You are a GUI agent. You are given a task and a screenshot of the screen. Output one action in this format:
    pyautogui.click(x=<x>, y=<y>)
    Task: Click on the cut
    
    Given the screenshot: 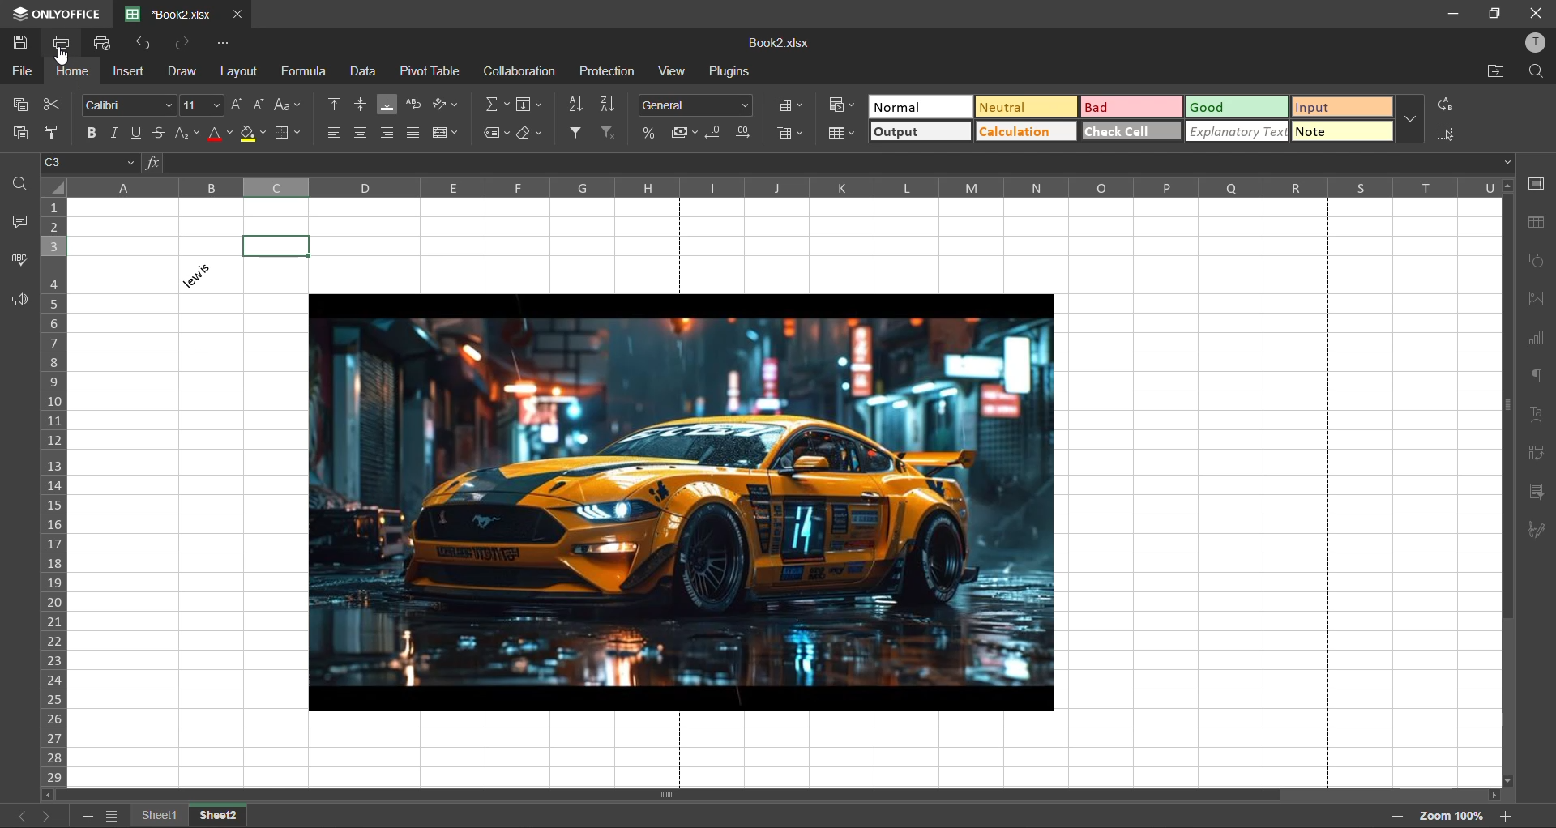 What is the action you would take?
    pyautogui.click(x=54, y=104)
    